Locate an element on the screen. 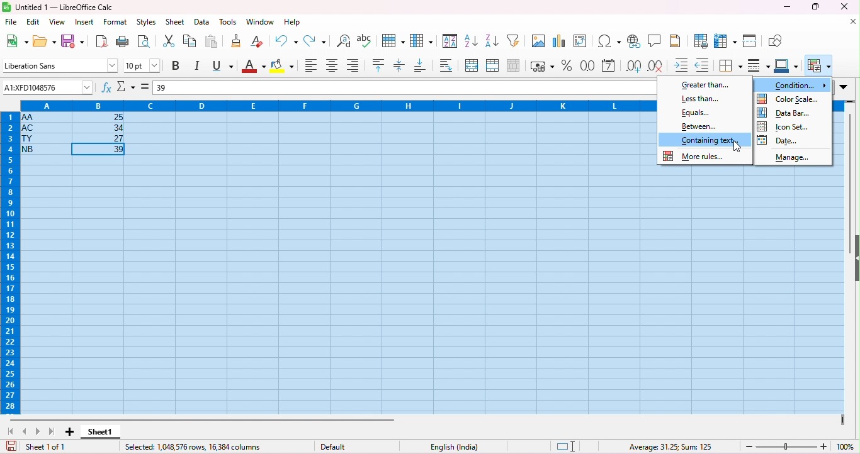 Image resolution: width=860 pixels, height=454 pixels. unmerge is located at coordinates (512, 65).